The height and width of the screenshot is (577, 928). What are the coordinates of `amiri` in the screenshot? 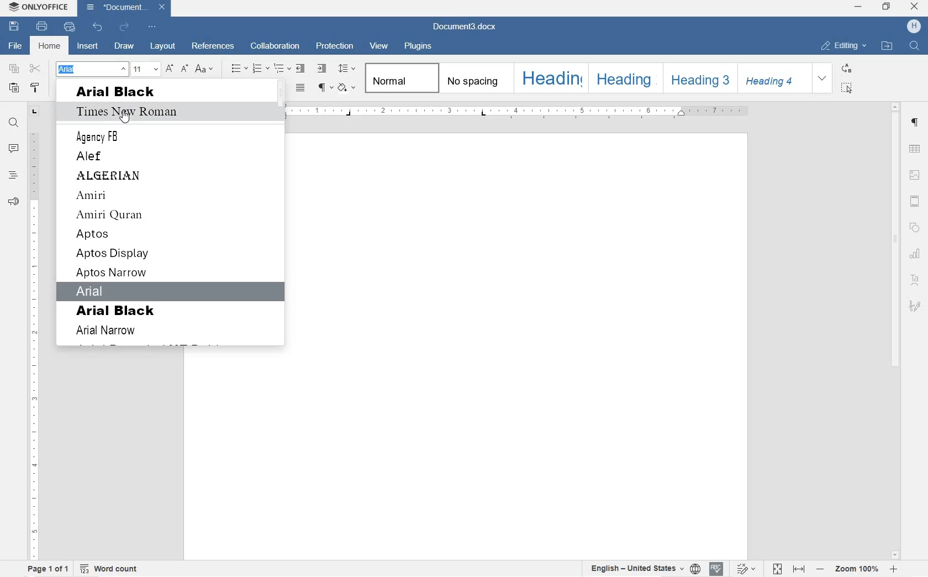 It's located at (105, 195).